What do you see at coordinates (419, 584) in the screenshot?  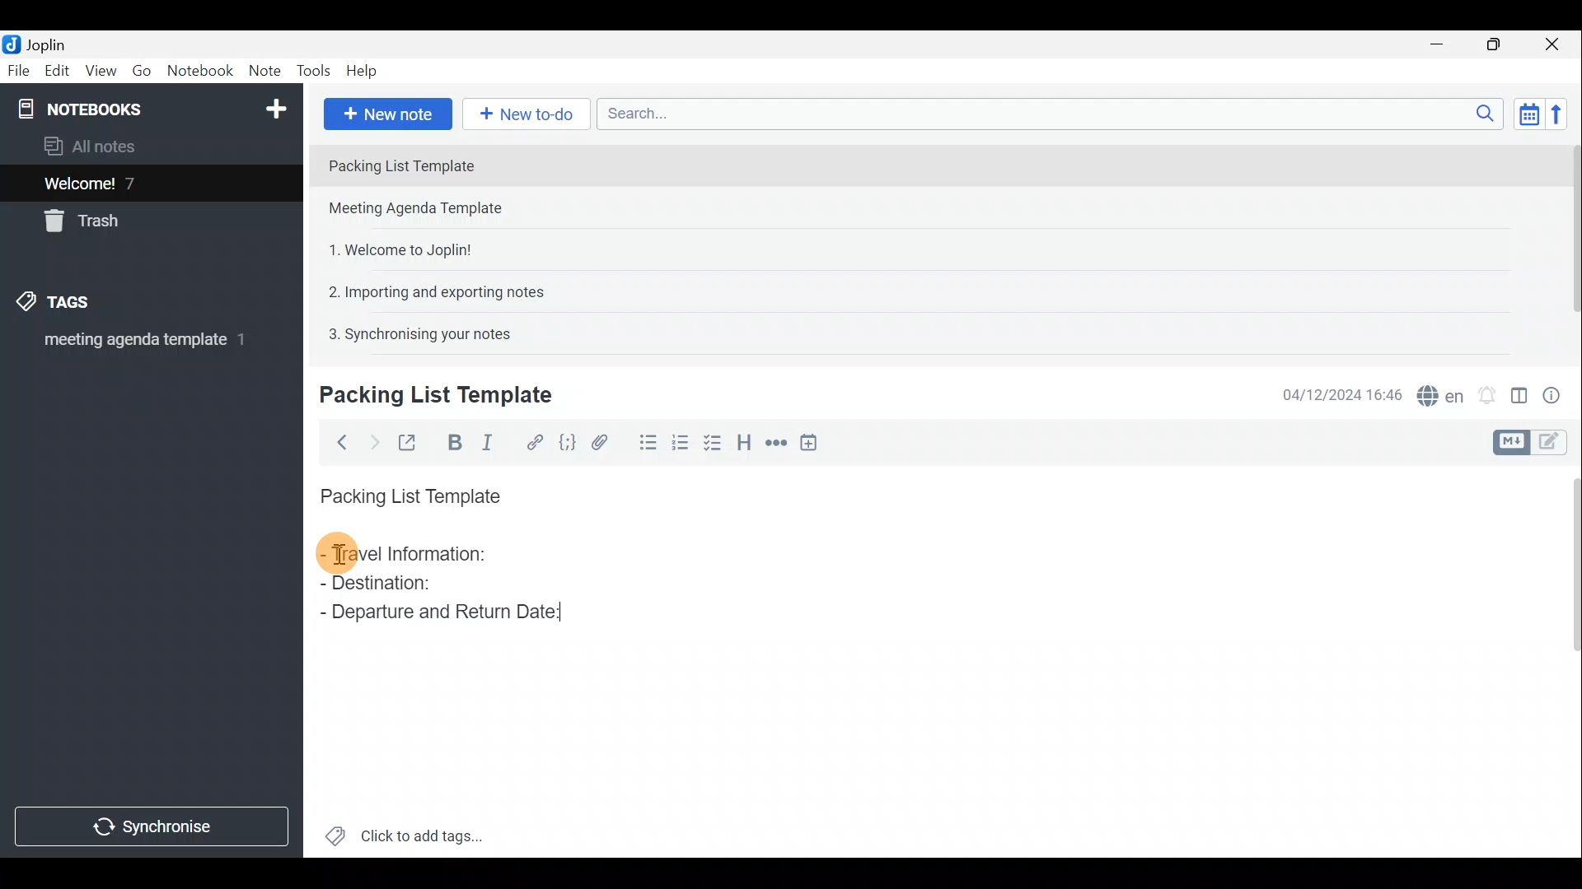 I see `Destination:` at bounding box center [419, 584].